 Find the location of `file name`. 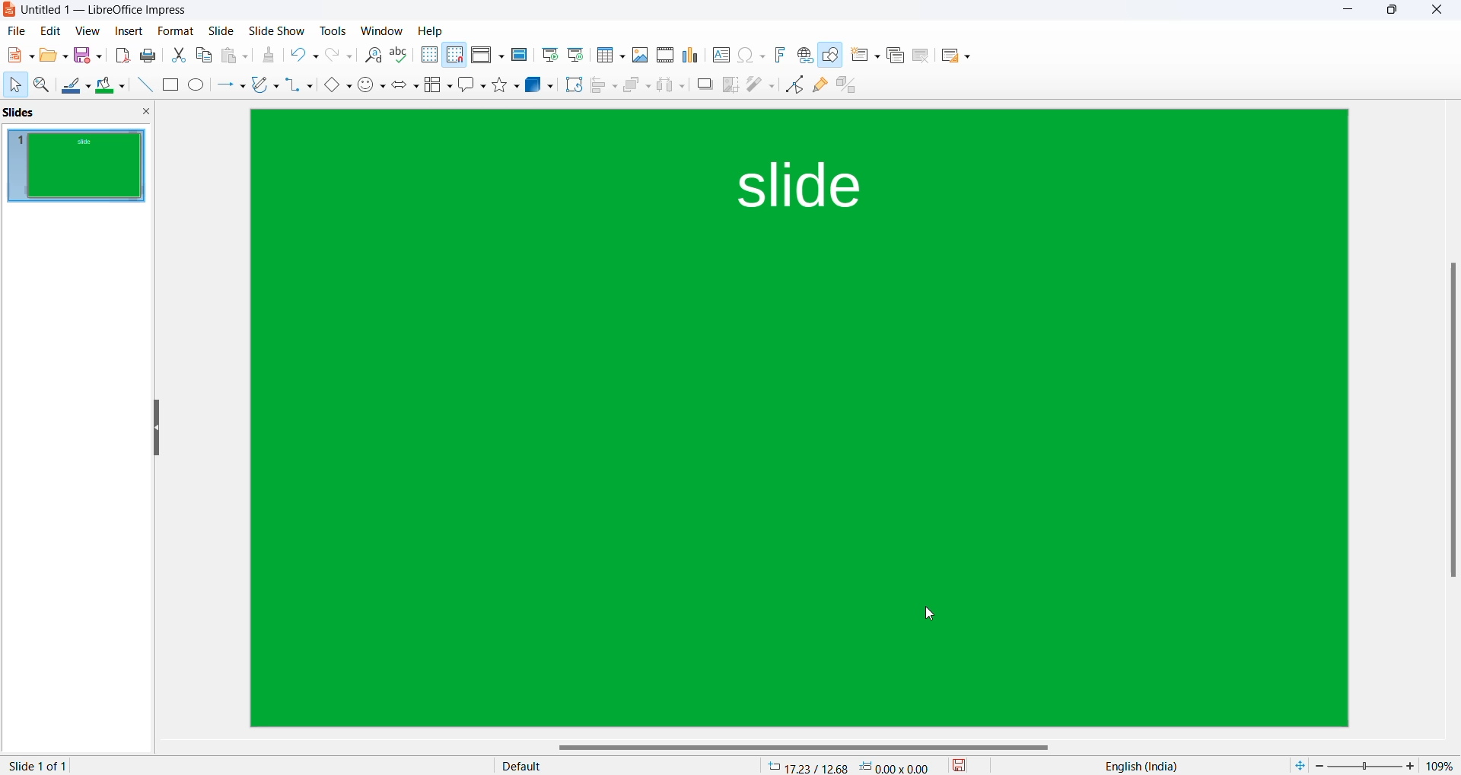

file name is located at coordinates (100, 11).